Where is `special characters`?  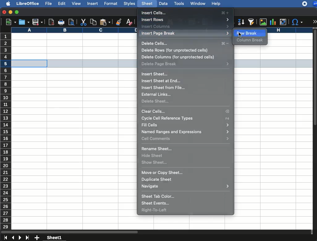 special characters is located at coordinates (297, 22).